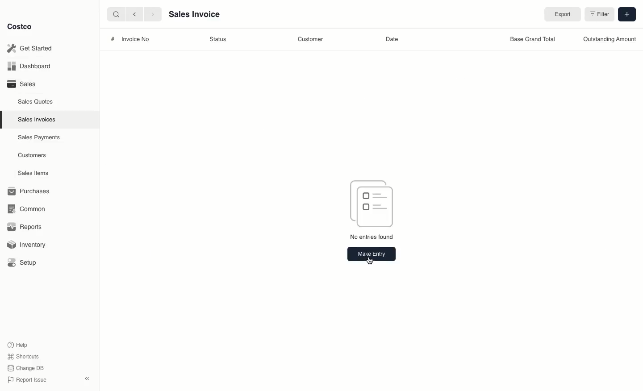  What do you see at coordinates (369, 259) in the screenshot?
I see `cursor` at bounding box center [369, 259].